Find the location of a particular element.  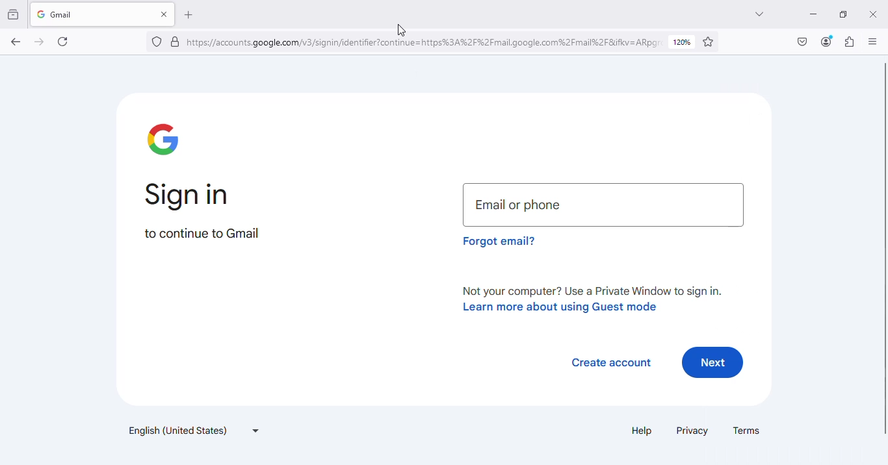

view recent browsing across windows and devices is located at coordinates (14, 14).